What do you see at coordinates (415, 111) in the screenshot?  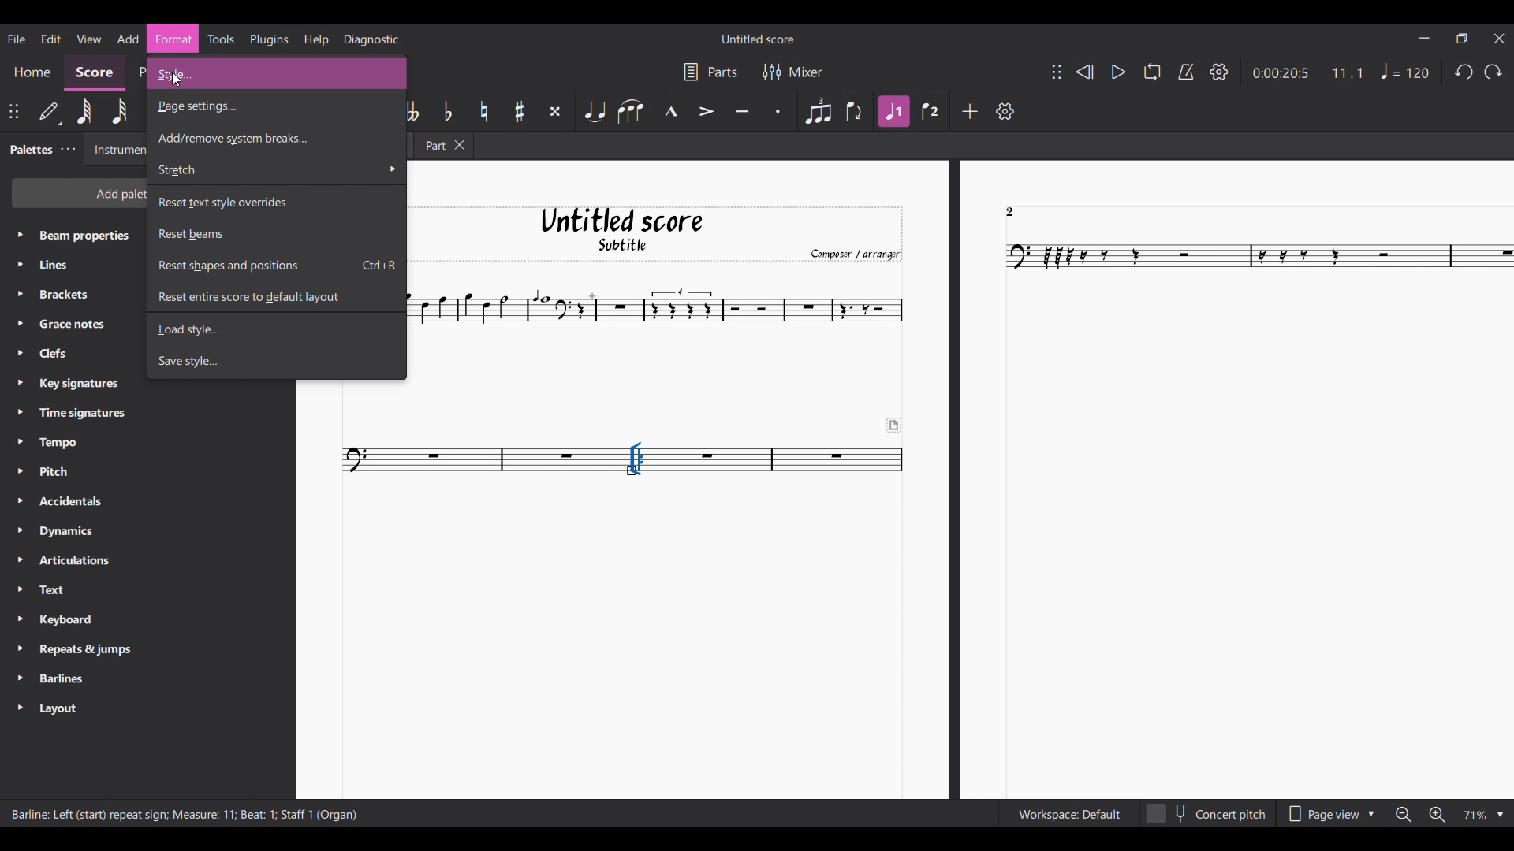 I see `Toggle double flat` at bounding box center [415, 111].